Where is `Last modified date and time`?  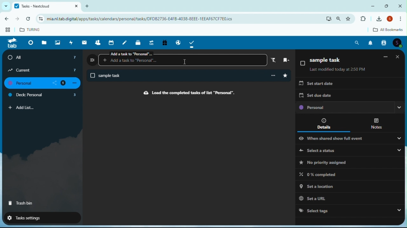 Last modified date and time is located at coordinates (338, 70).